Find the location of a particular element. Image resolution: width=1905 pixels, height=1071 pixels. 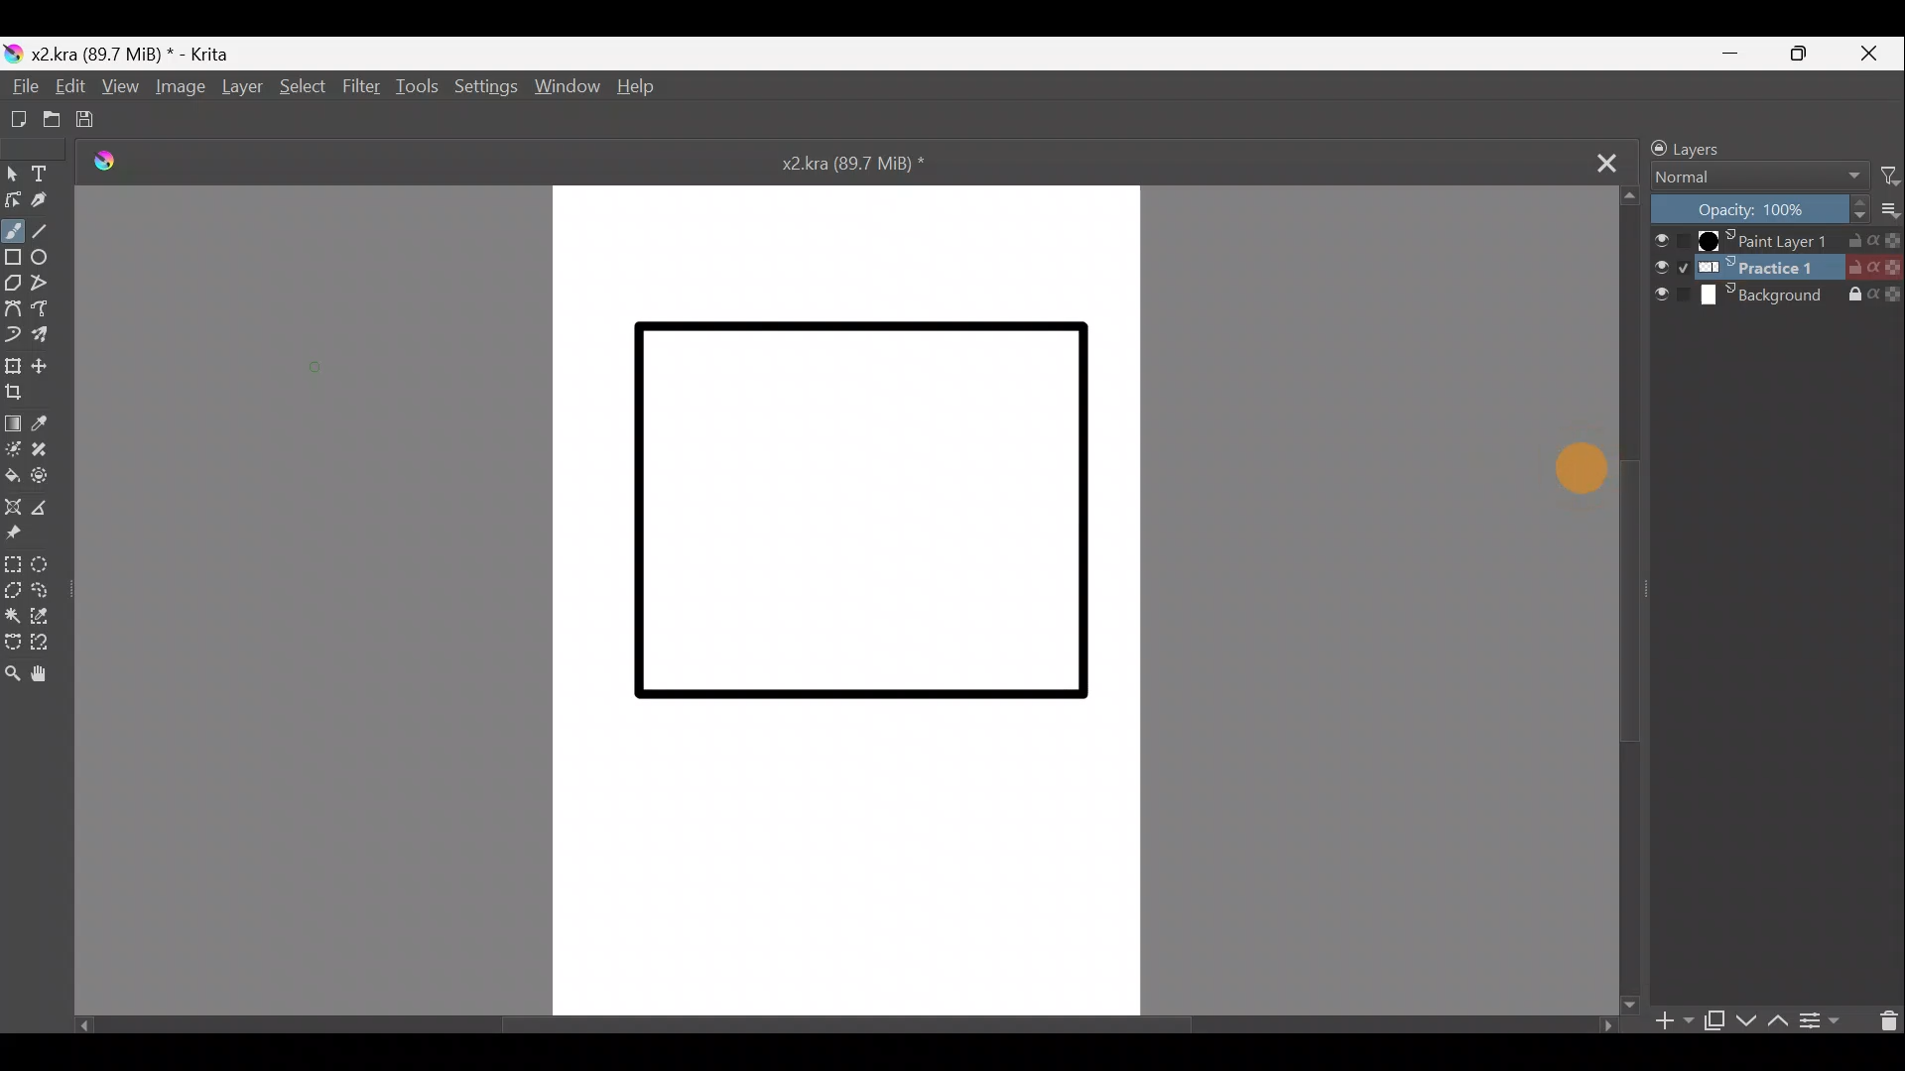

Edit shapes tool is located at coordinates (12, 200).